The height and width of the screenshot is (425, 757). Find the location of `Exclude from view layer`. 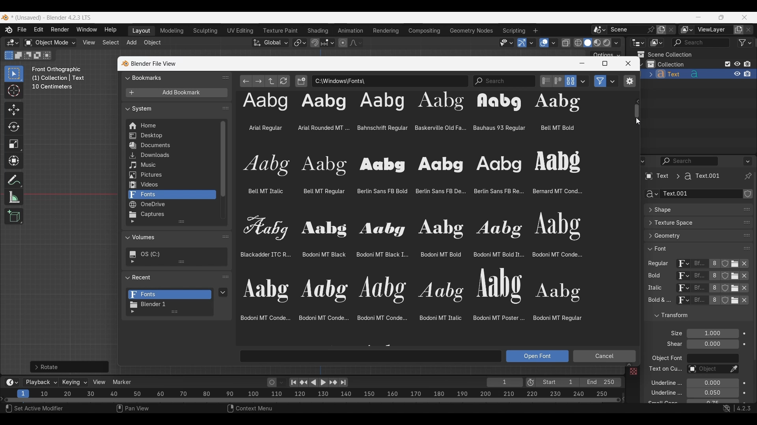

Exclude from view layer is located at coordinates (728, 64).